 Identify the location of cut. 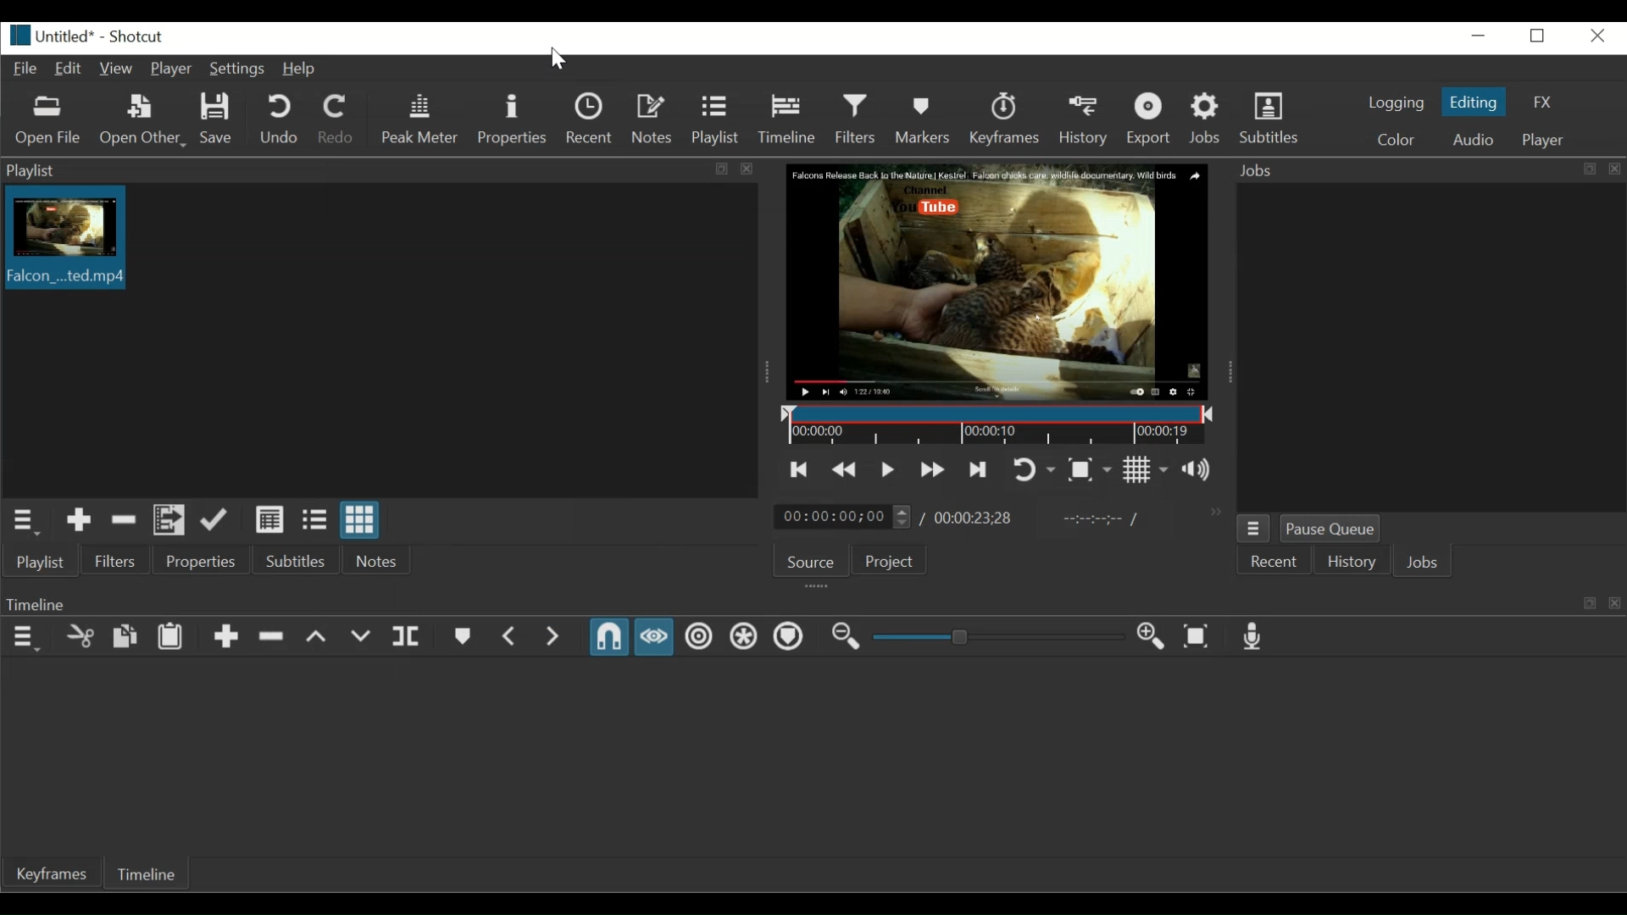
(75, 637).